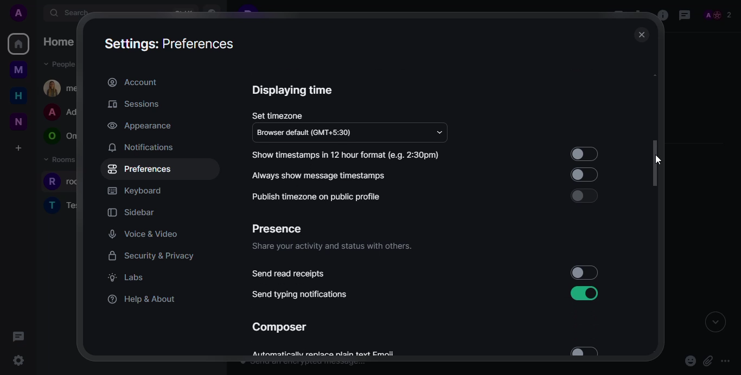  I want to click on settings preferences, so click(171, 44).